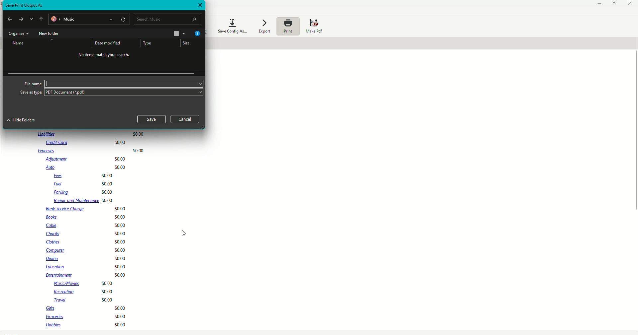 This screenshot has height=335, width=638. I want to click on View, so click(178, 33).